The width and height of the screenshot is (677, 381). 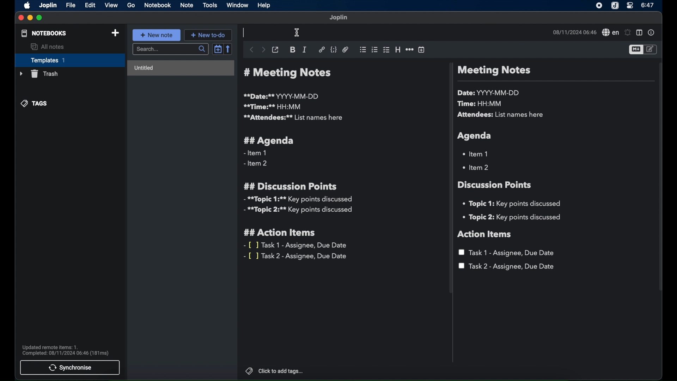 What do you see at coordinates (217, 50) in the screenshot?
I see `toggle sort order  field` at bounding box center [217, 50].